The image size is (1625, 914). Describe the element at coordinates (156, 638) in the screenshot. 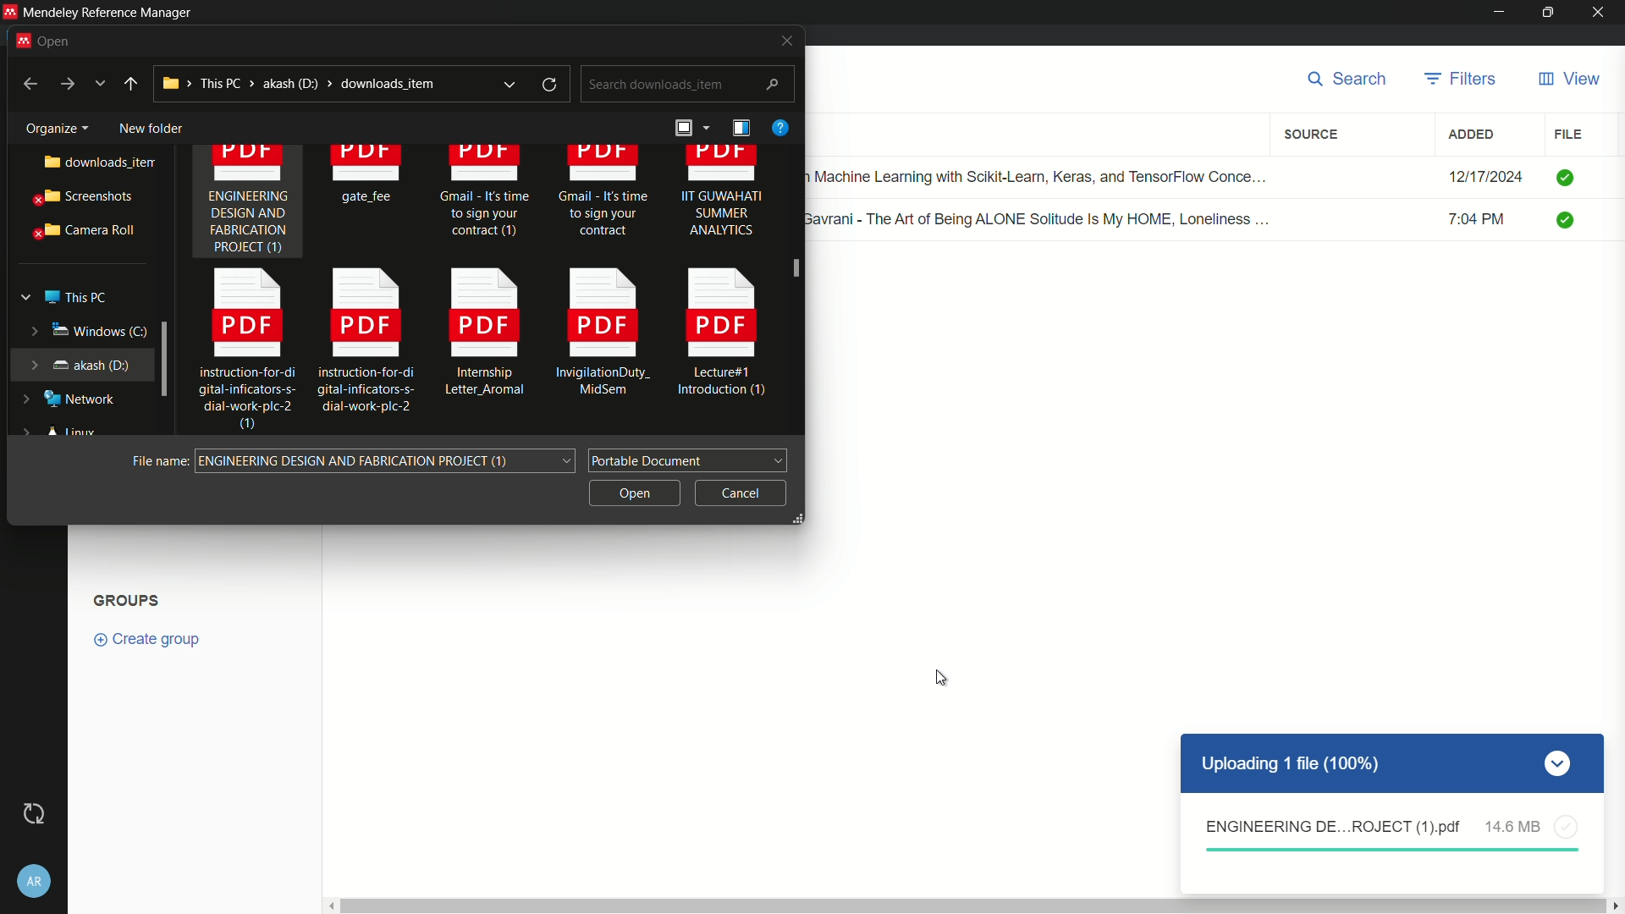

I see `create group` at that location.